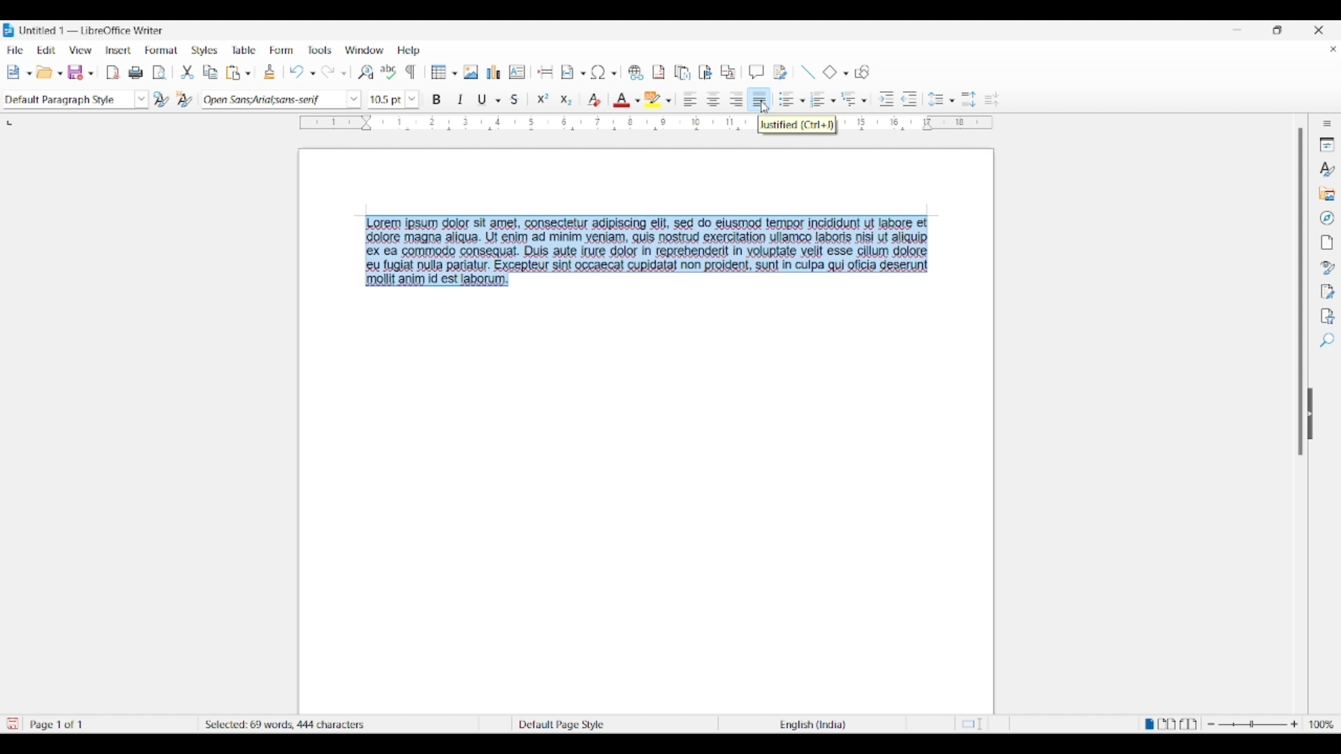 The image size is (1341, 754). I want to click on Increase line spacing, so click(969, 99).